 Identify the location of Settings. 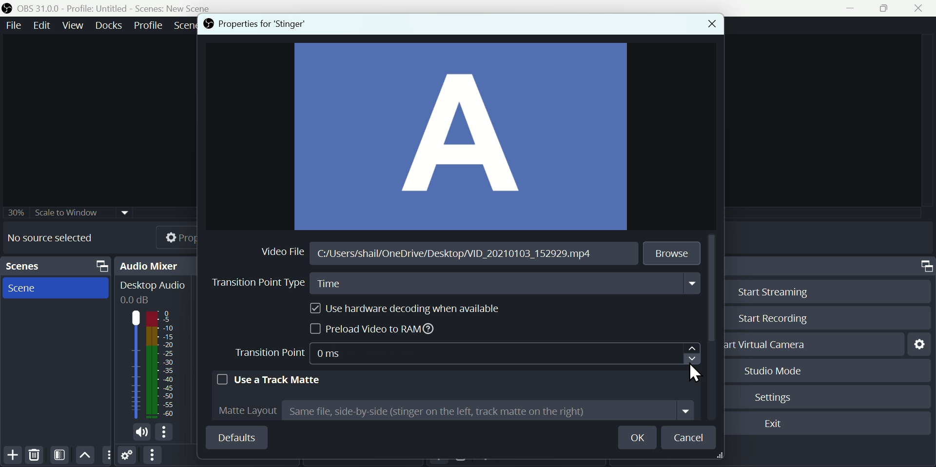
(918, 343).